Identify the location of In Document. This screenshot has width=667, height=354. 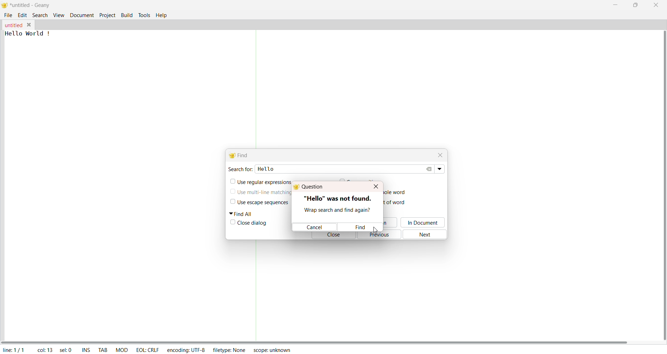
(424, 223).